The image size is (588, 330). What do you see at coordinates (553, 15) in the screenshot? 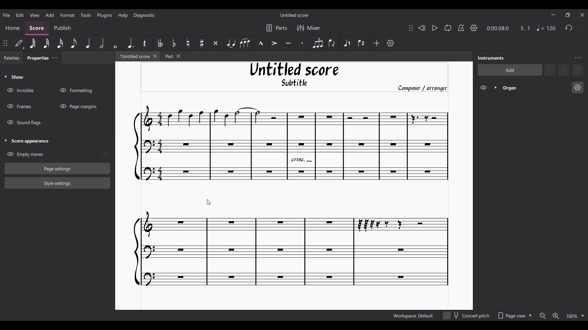
I see `Minimize` at bounding box center [553, 15].